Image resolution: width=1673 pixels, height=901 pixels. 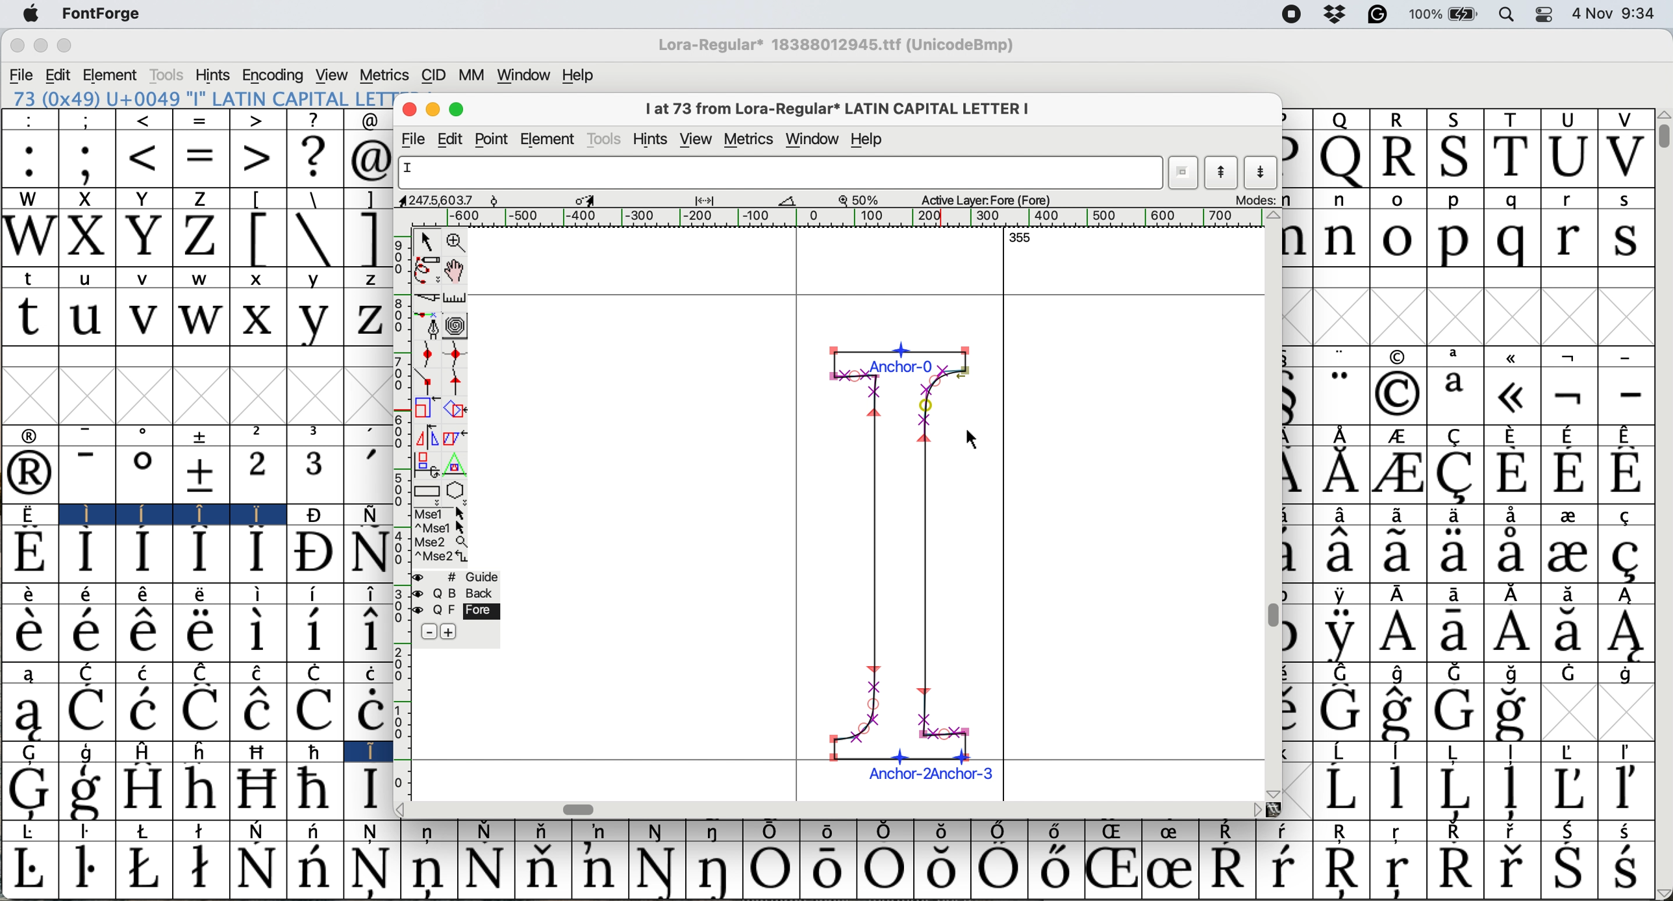 I want to click on Symbol, so click(x=200, y=790).